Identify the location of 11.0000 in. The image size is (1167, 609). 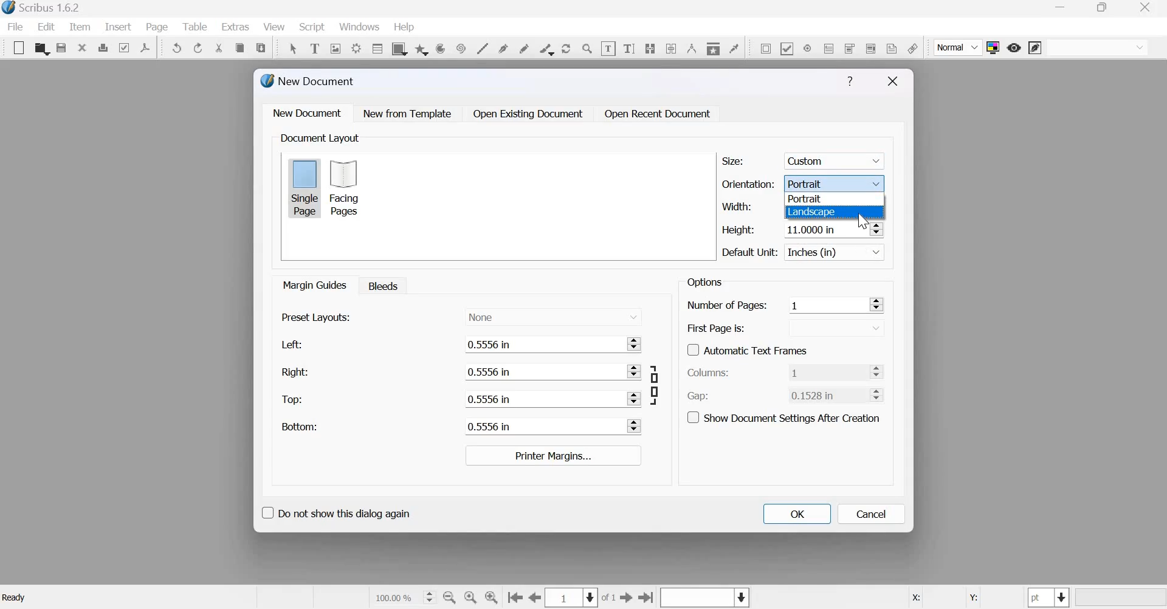
(814, 228).